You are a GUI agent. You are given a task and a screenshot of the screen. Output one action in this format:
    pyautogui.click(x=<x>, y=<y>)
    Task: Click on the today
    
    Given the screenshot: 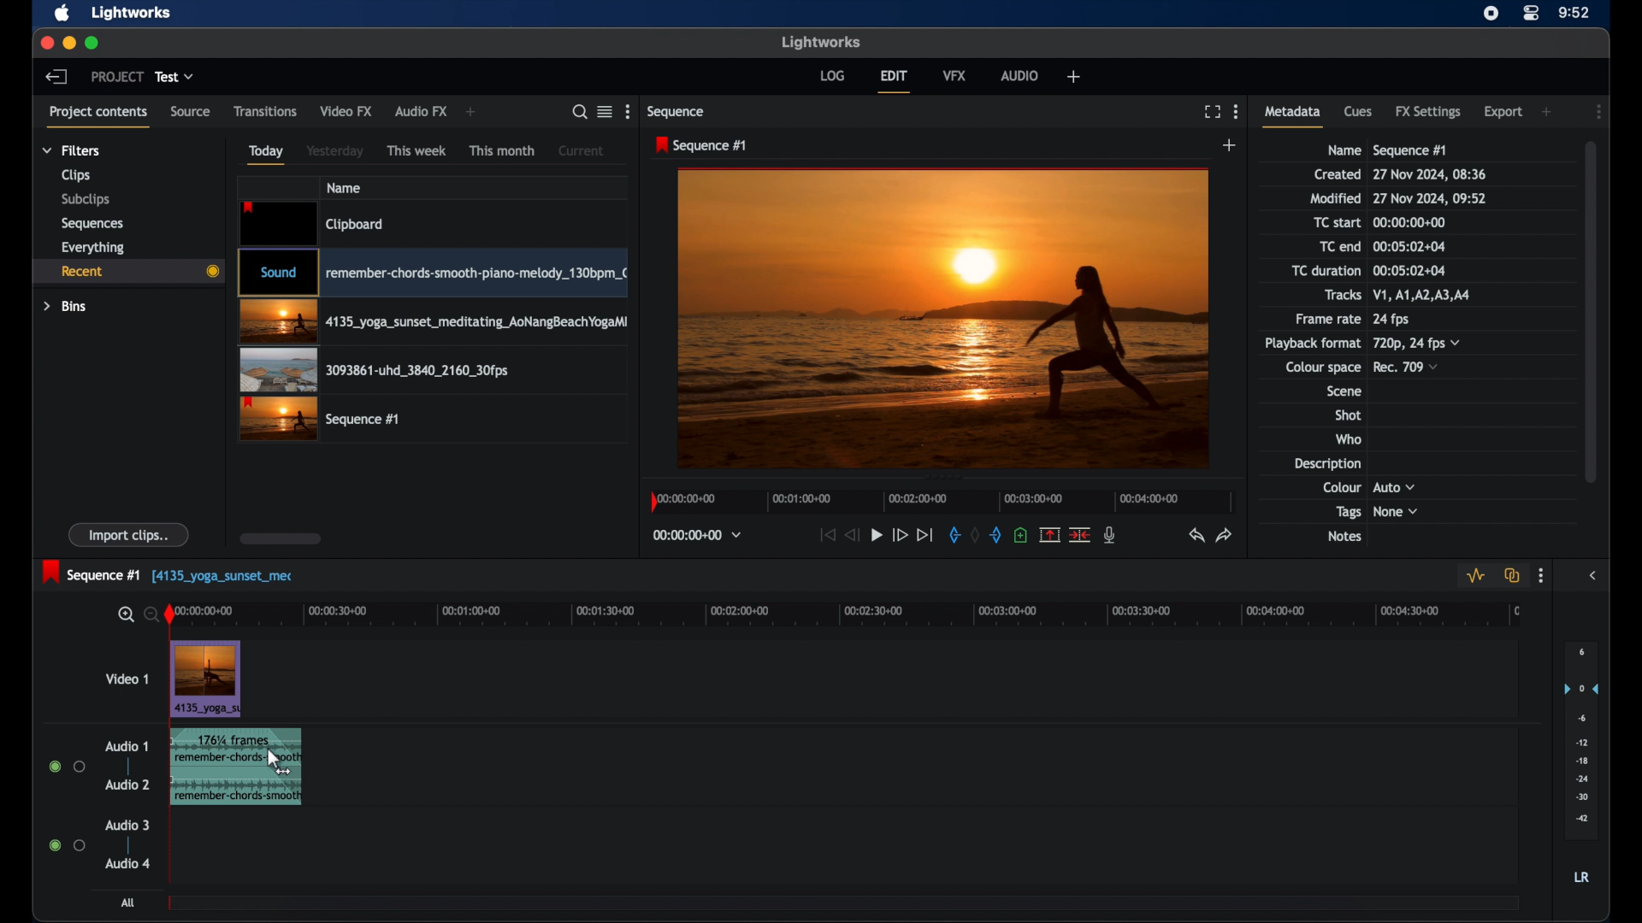 What is the action you would take?
    pyautogui.click(x=266, y=155)
    